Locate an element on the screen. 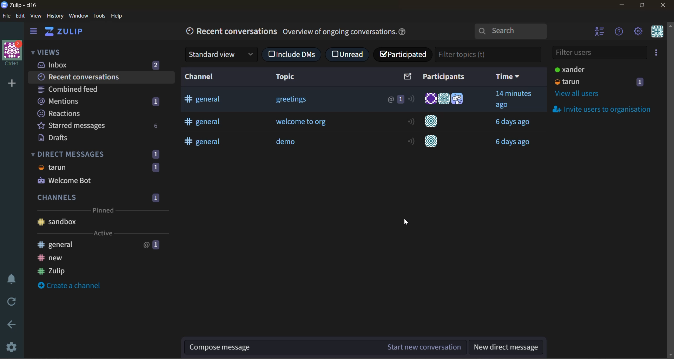 Image resolution: width=674 pixels, height=359 pixels. go back is located at coordinates (13, 325).